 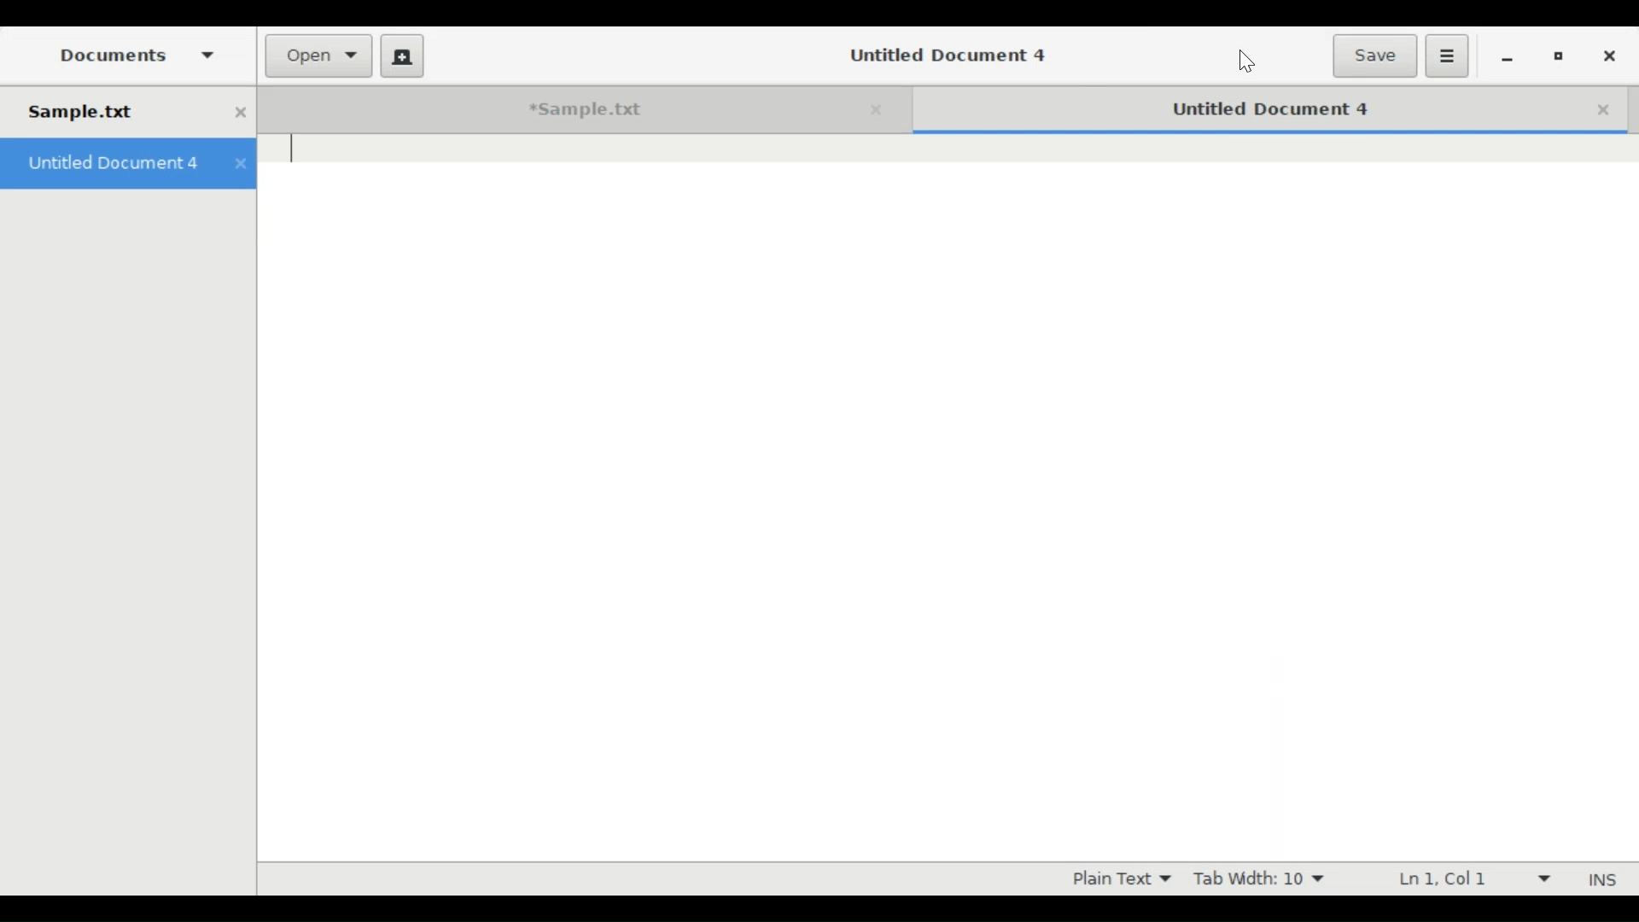 What do you see at coordinates (880, 108) in the screenshot?
I see `close` at bounding box center [880, 108].